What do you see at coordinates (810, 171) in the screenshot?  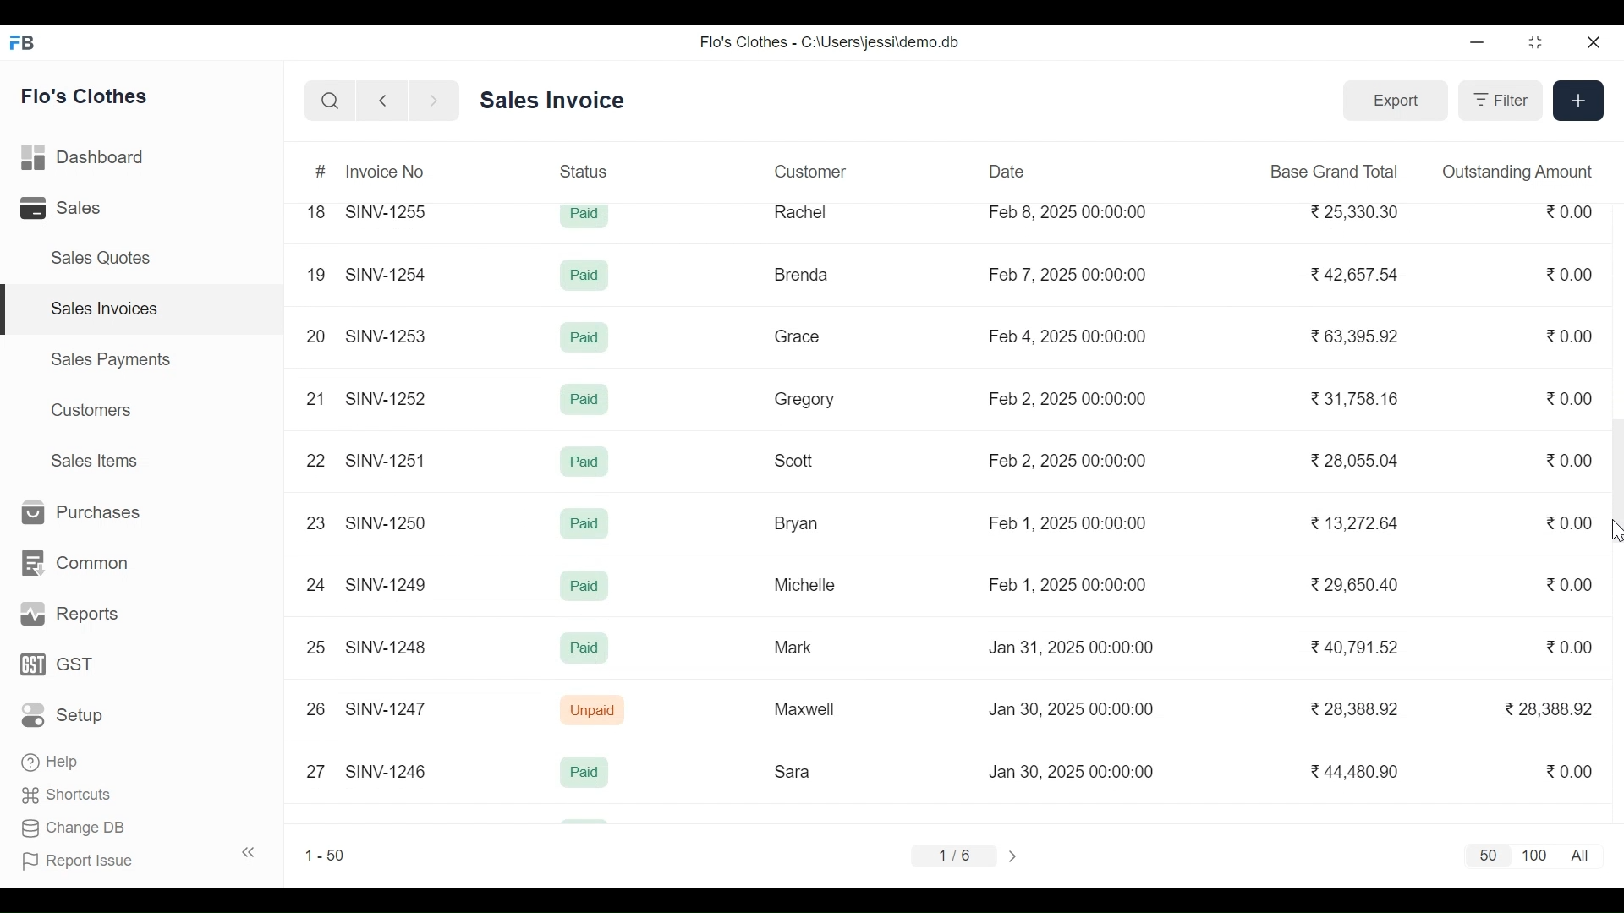 I see `Customer` at bounding box center [810, 171].